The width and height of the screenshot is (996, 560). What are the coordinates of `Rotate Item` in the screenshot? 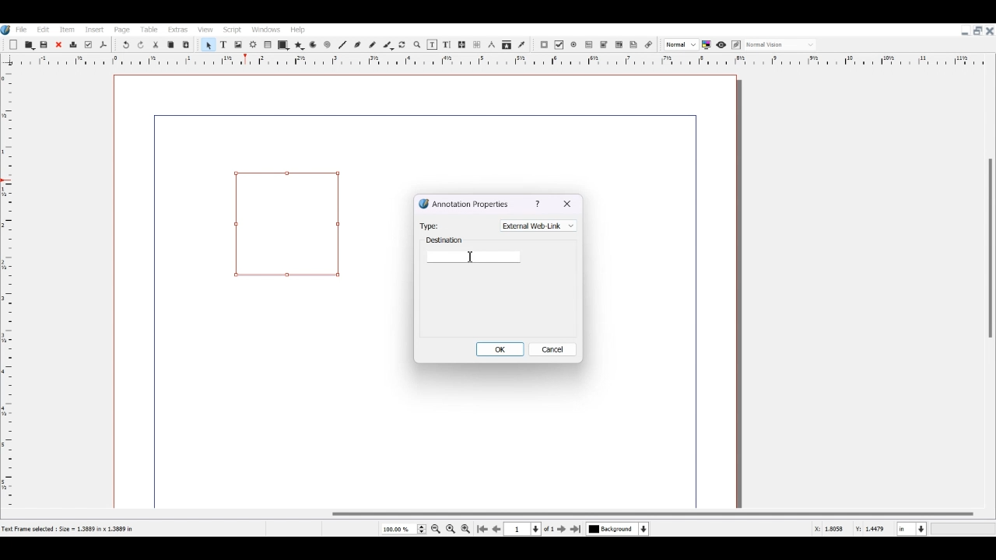 It's located at (403, 45).